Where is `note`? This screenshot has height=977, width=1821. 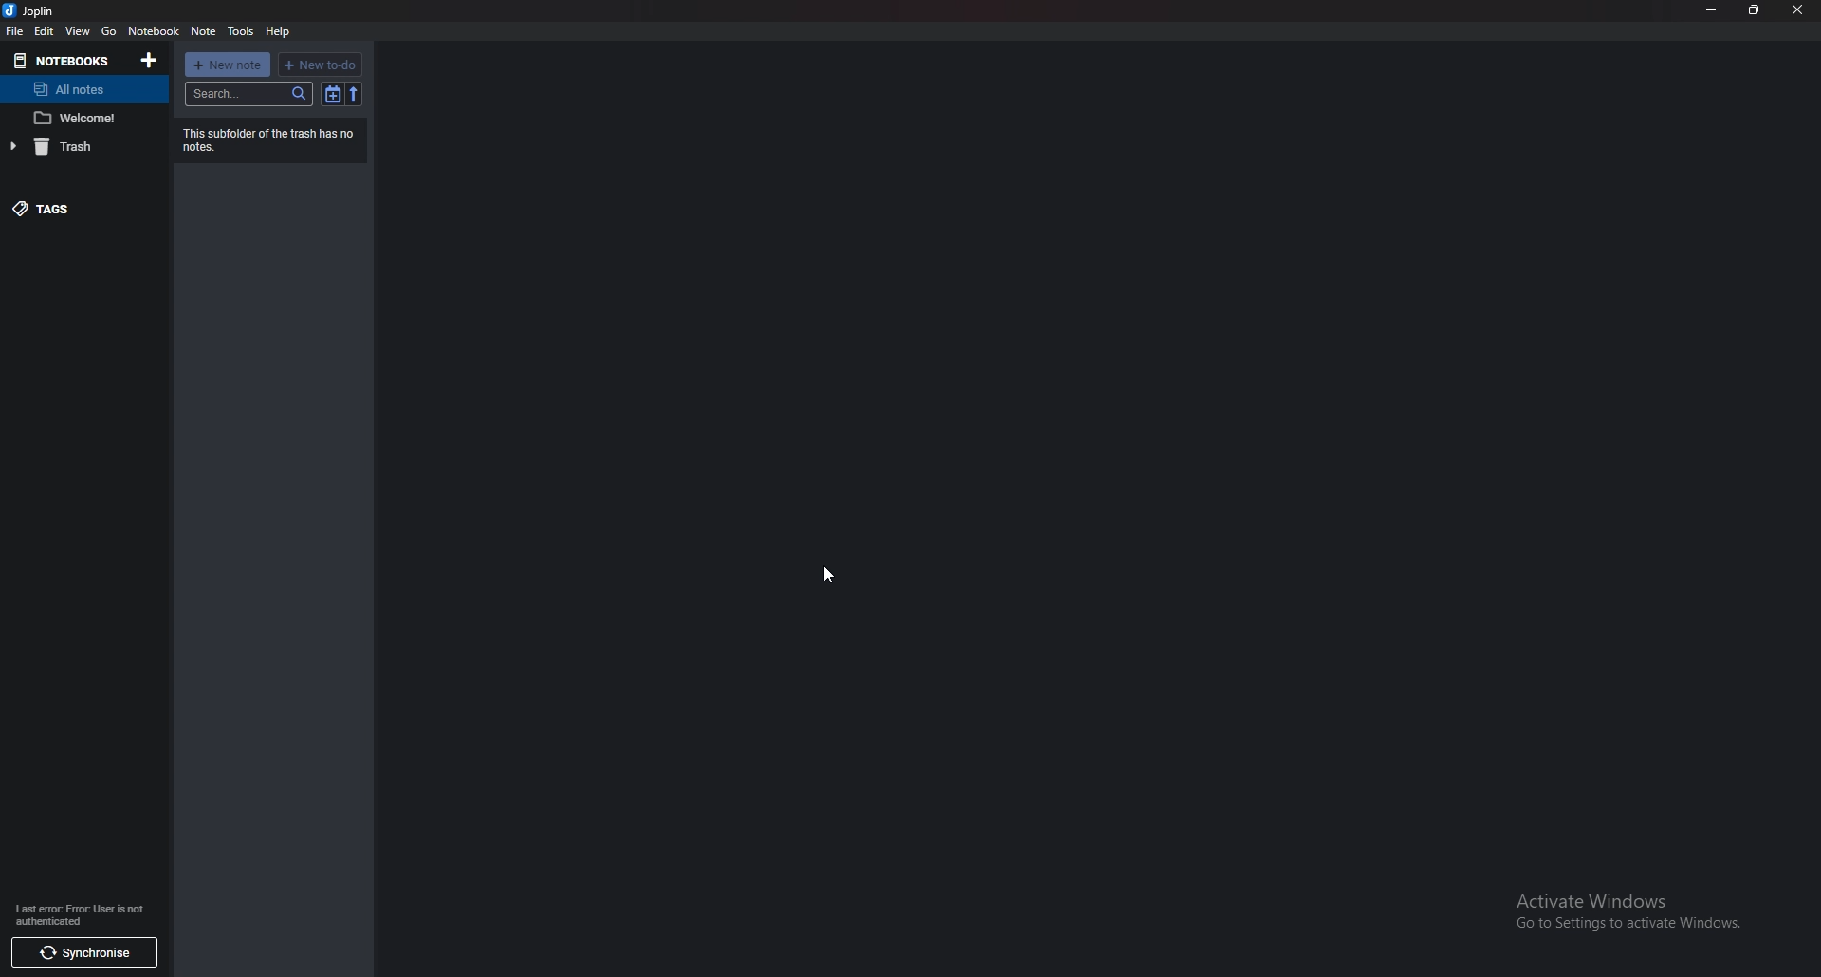 note is located at coordinates (82, 118).